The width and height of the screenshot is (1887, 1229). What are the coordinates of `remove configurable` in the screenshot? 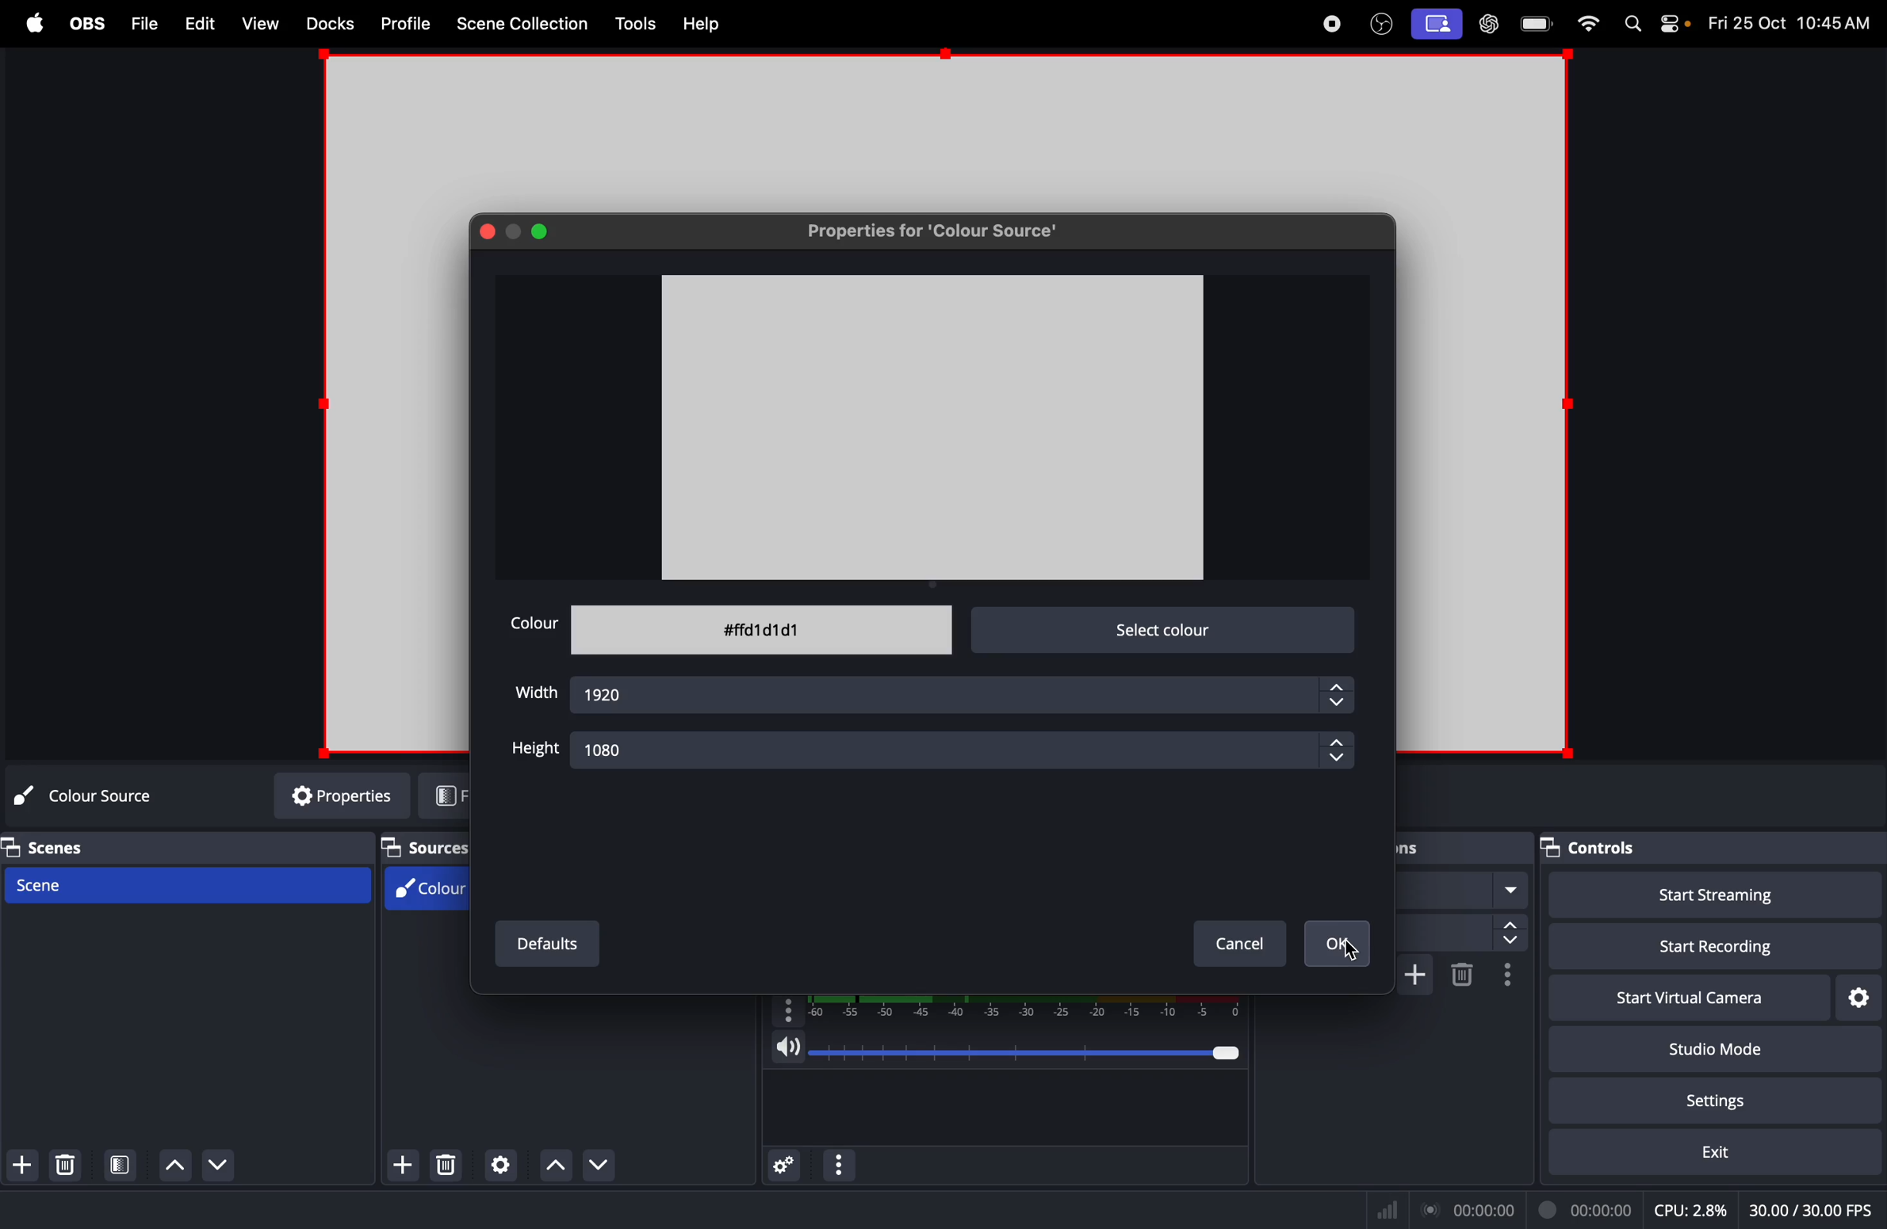 It's located at (1464, 975).